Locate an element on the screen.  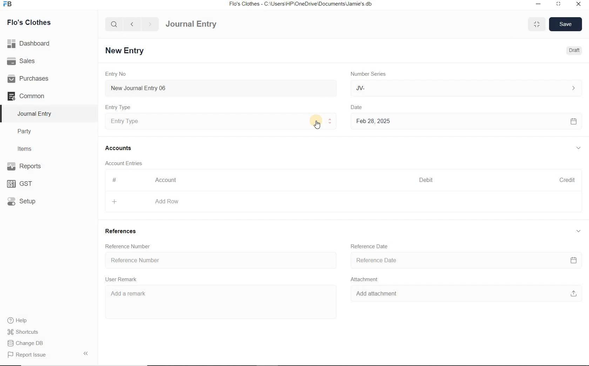
Items is located at coordinates (28, 148).